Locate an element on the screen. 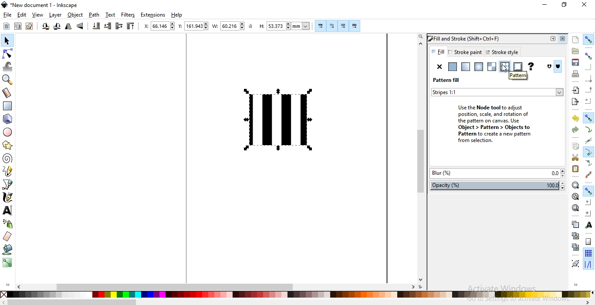 This screenshot has height=305, width=595. help is located at coordinates (177, 15).